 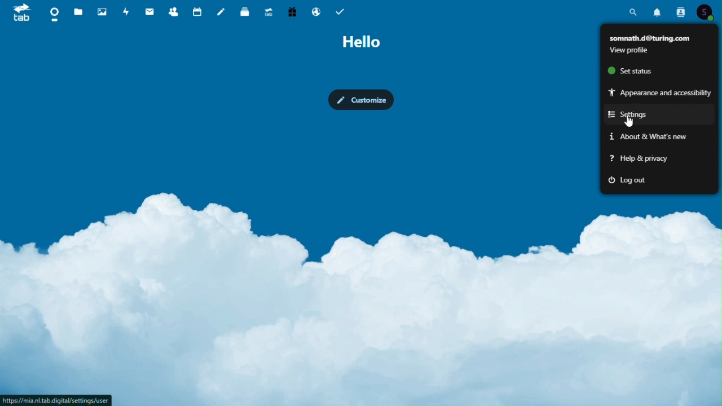 I want to click on task, so click(x=340, y=10).